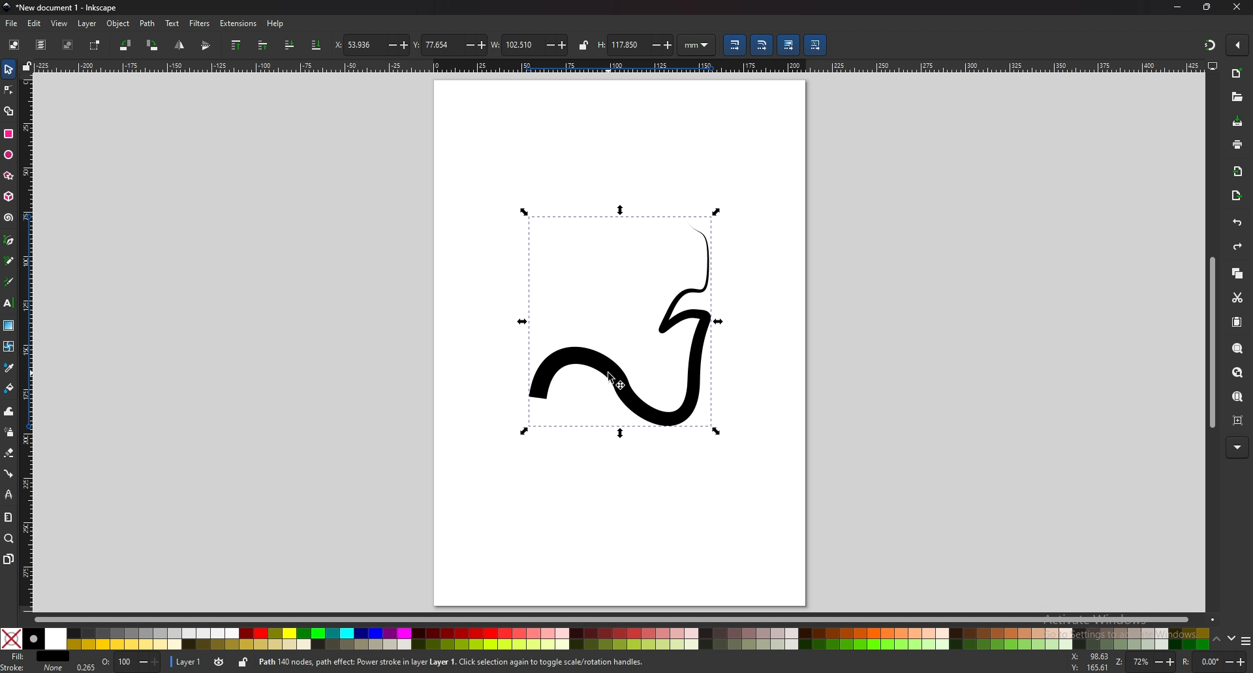  I want to click on layer, so click(87, 23).